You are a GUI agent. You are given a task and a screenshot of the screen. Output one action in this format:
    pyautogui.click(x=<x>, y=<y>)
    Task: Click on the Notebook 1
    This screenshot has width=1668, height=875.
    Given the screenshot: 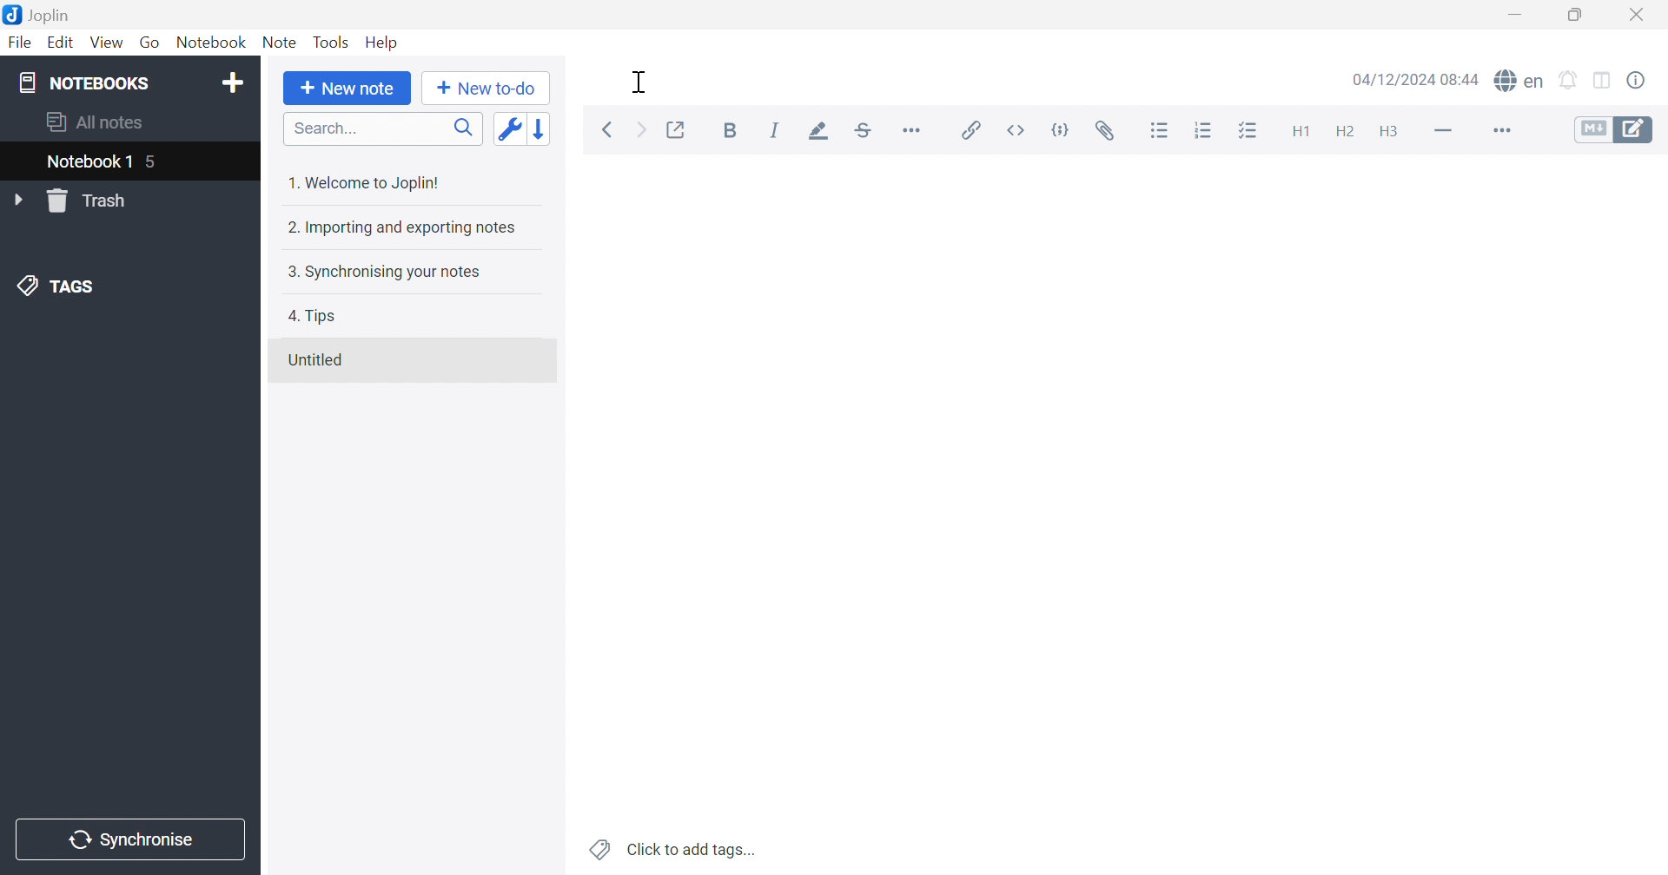 What is the action you would take?
    pyautogui.click(x=87, y=164)
    